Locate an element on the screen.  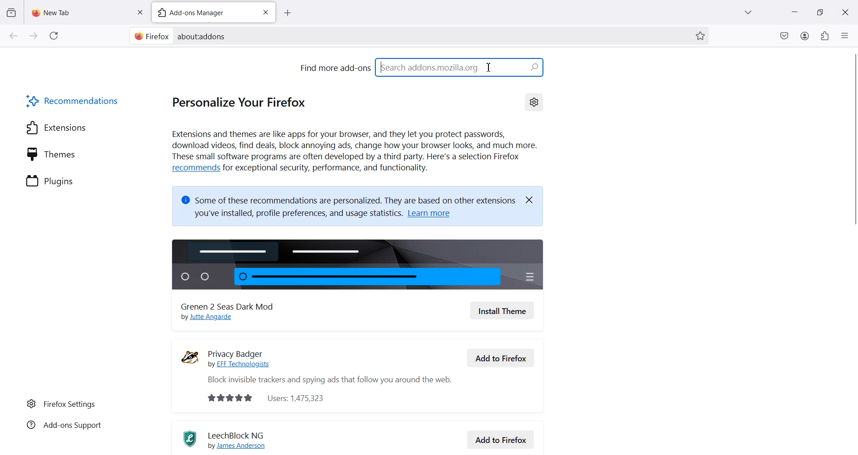
Go forward to one page is located at coordinates (33, 35).